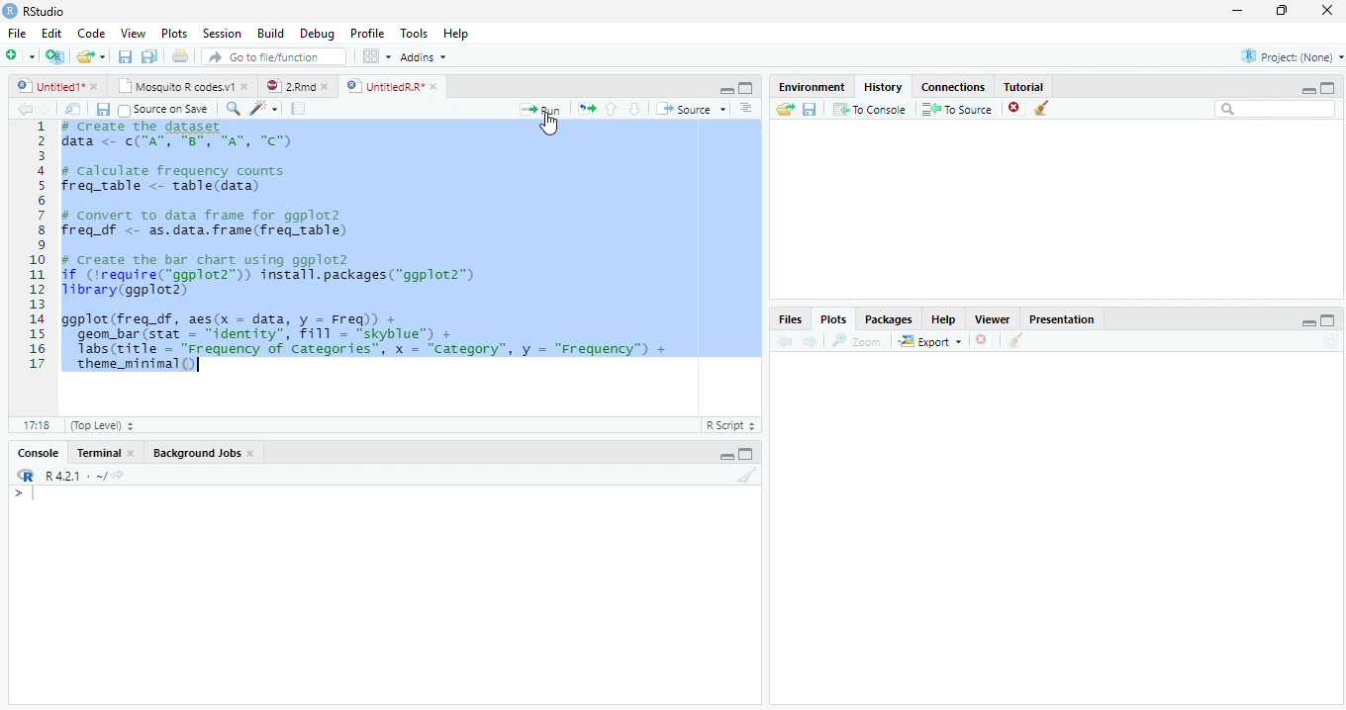 Image resolution: width=1346 pixels, height=710 pixels. Describe the element at coordinates (611, 108) in the screenshot. I see `Go to the previous section` at that location.